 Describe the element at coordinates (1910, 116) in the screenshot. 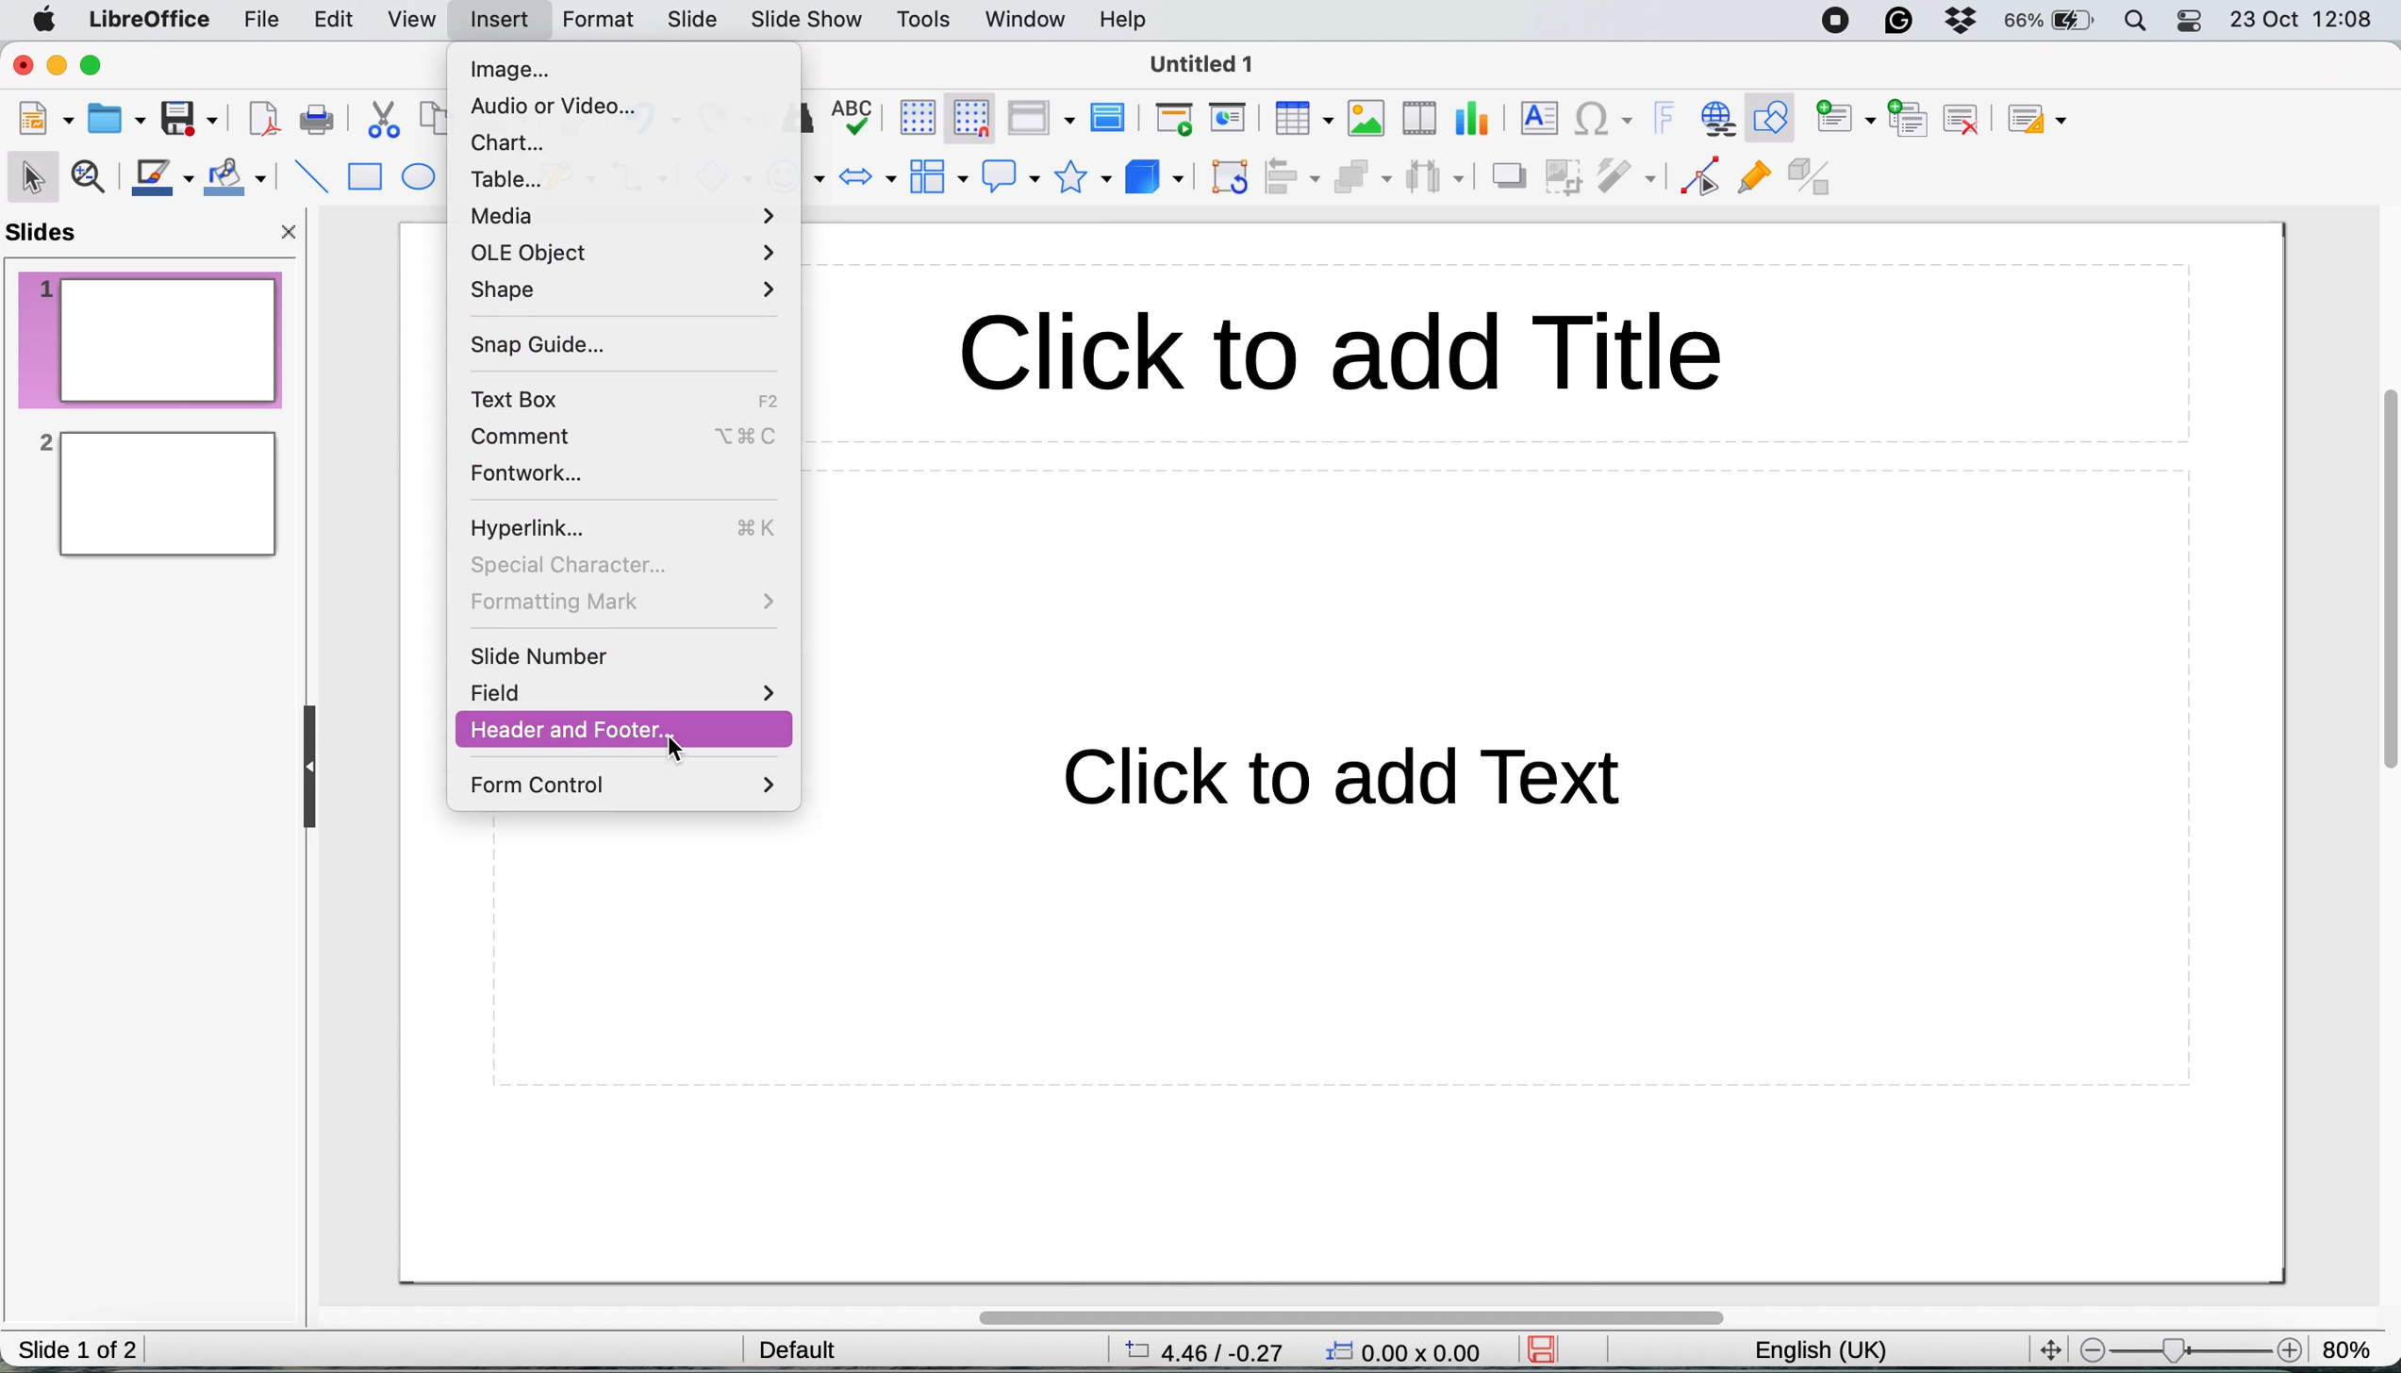

I see `duplicate slide` at that location.